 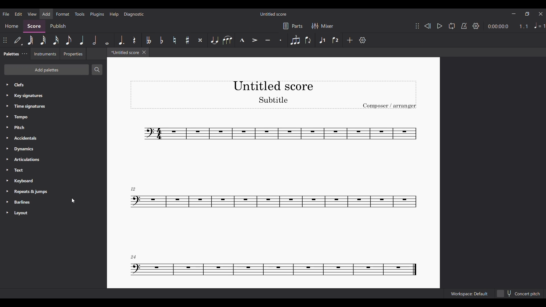 What do you see at coordinates (267, 199) in the screenshot?
I see `Music note` at bounding box center [267, 199].